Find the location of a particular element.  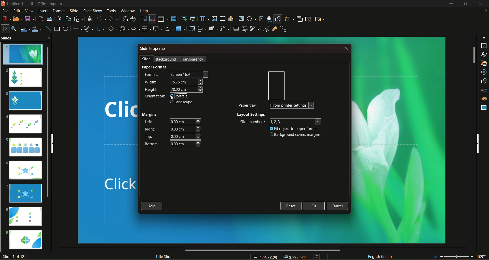

tools is located at coordinates (111, 10).